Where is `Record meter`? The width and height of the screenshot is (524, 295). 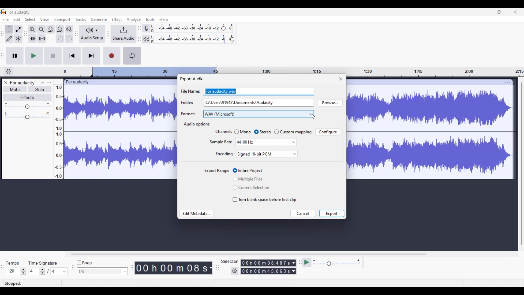
Record meter is located at coordinates (147, 28).